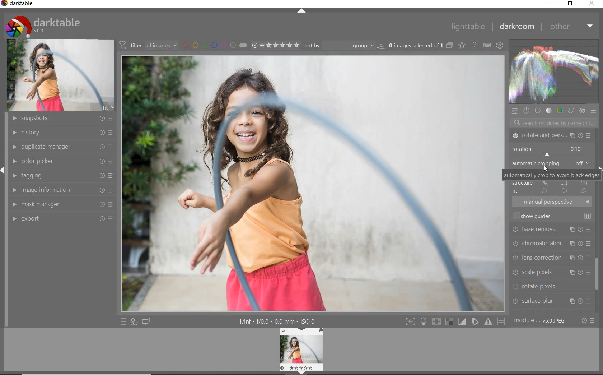  What do you see at coordinates (560, 111) in the screenshot?
I see `color` at bounding box center [560, 111].